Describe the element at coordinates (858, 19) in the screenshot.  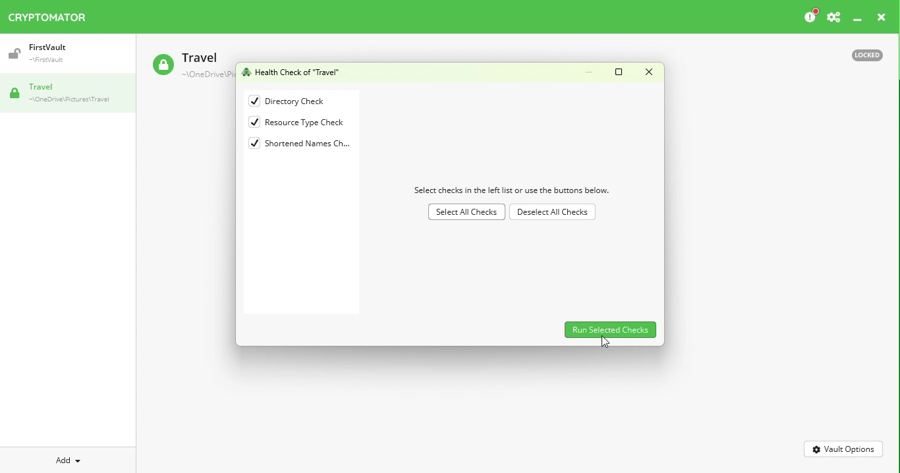
I see `Minimize` at that location.